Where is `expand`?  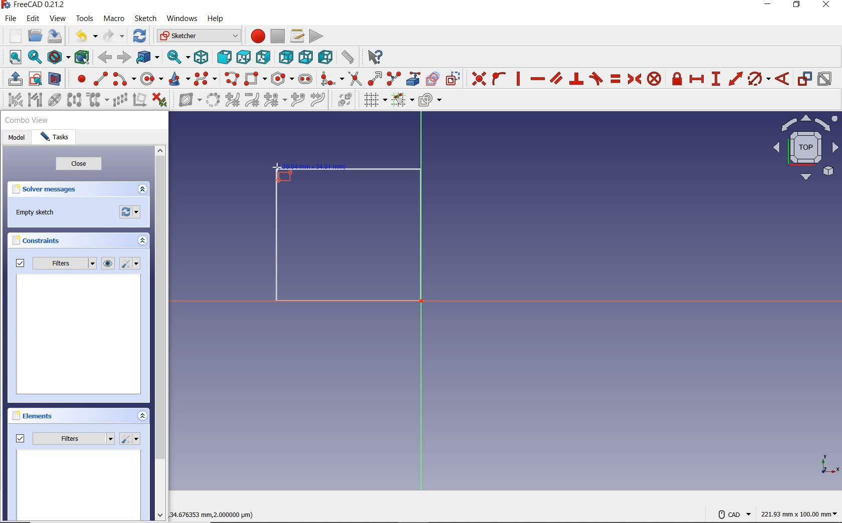
expand is located at coordinates (143, 417).